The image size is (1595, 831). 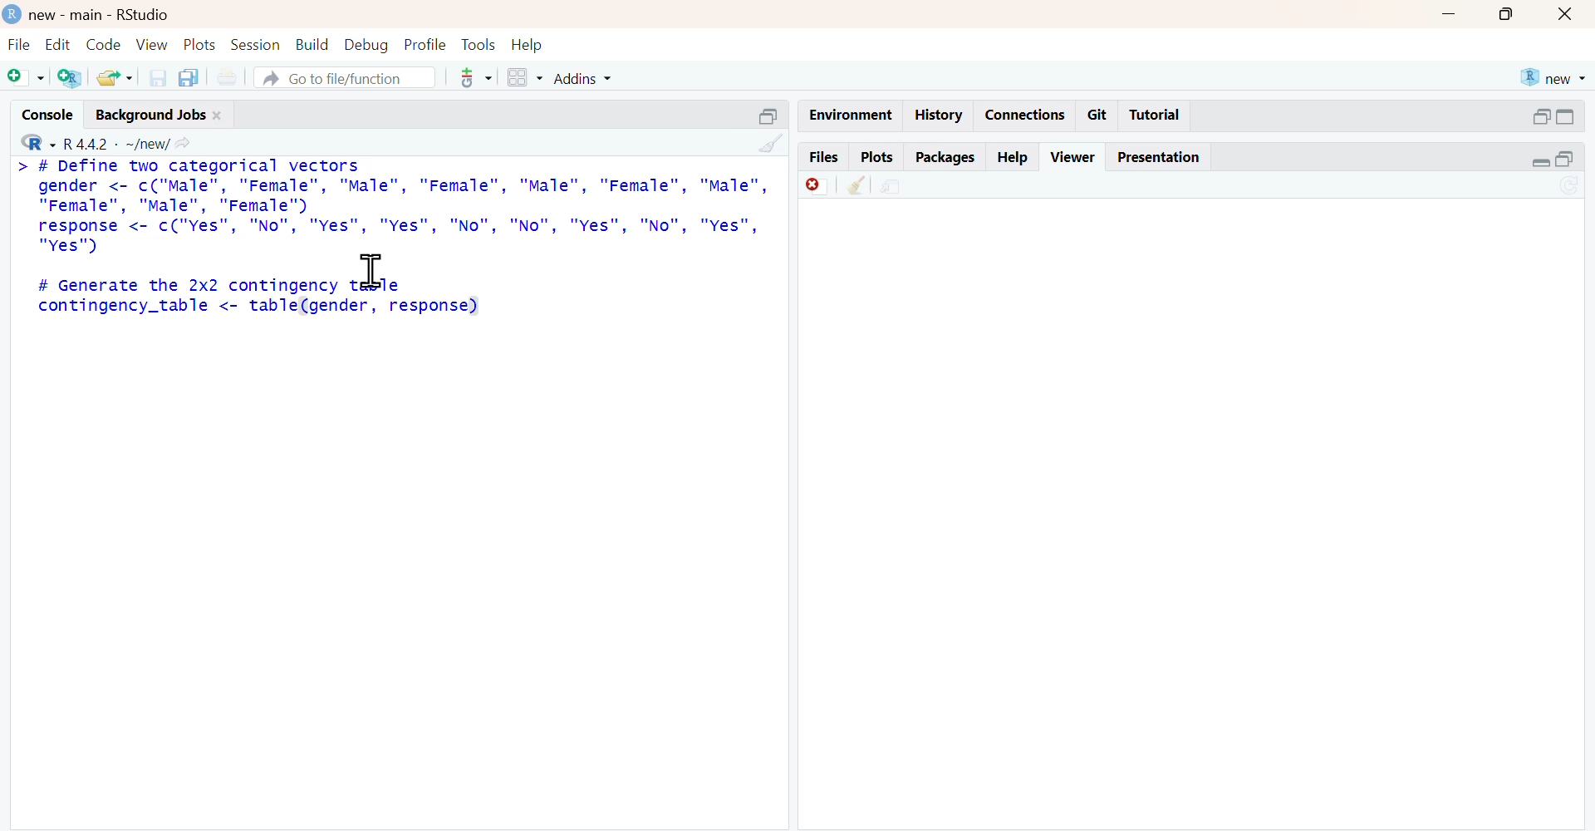 I want to click on build, so click(x=313, y=44).